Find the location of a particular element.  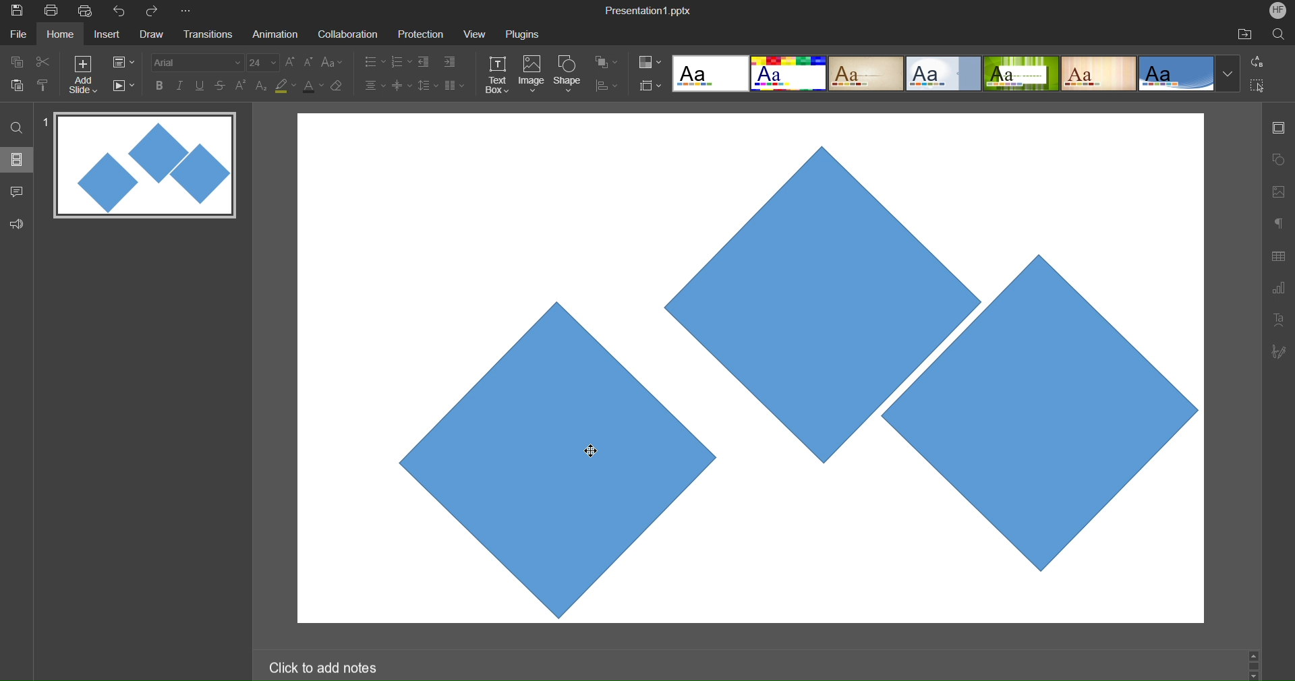

Decrease indent is located at coordinates (426, 63).